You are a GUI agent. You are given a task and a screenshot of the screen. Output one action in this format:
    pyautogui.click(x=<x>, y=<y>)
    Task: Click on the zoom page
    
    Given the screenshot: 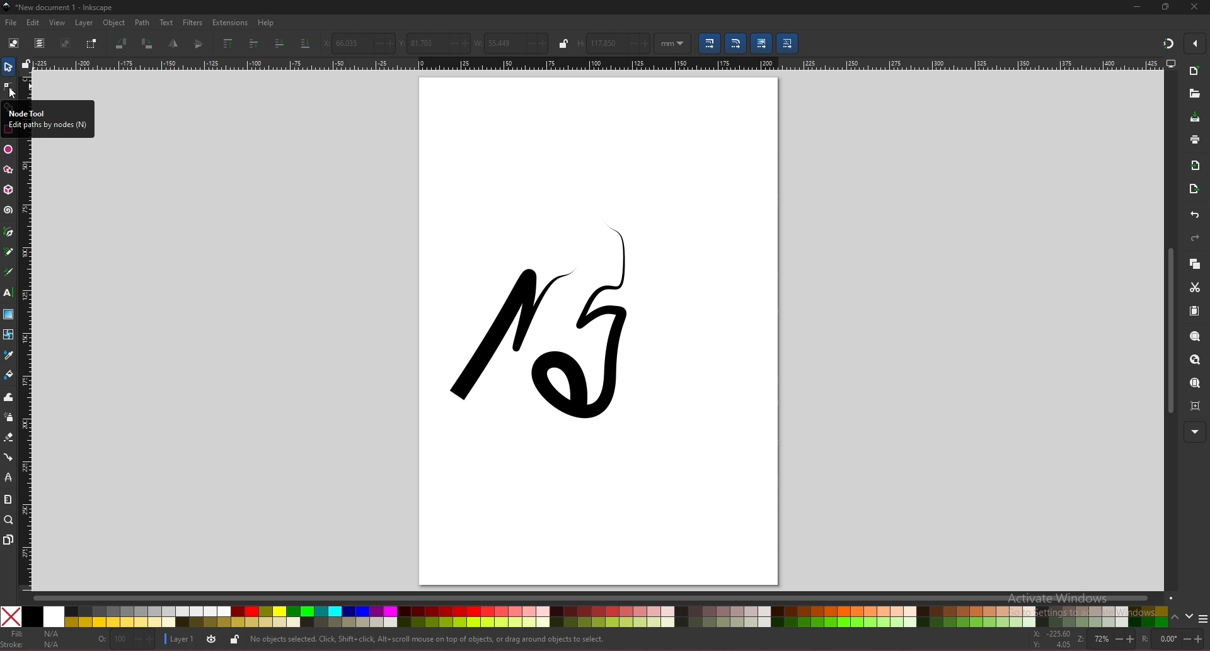 What is the action you would take?
    pyautogui.click(x=1196, y=383)
    